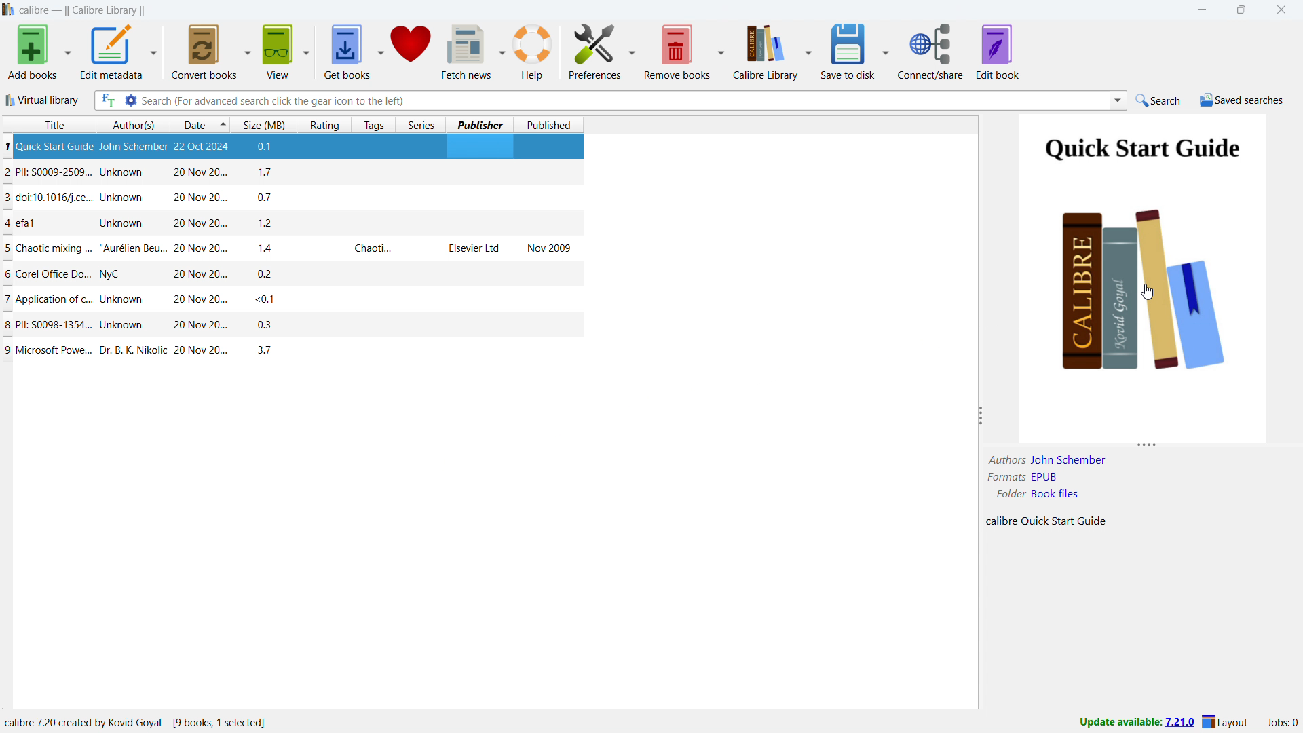  Describe the element at coordinates (247, 51) in the screenshot. I see `convert books options` at that location.